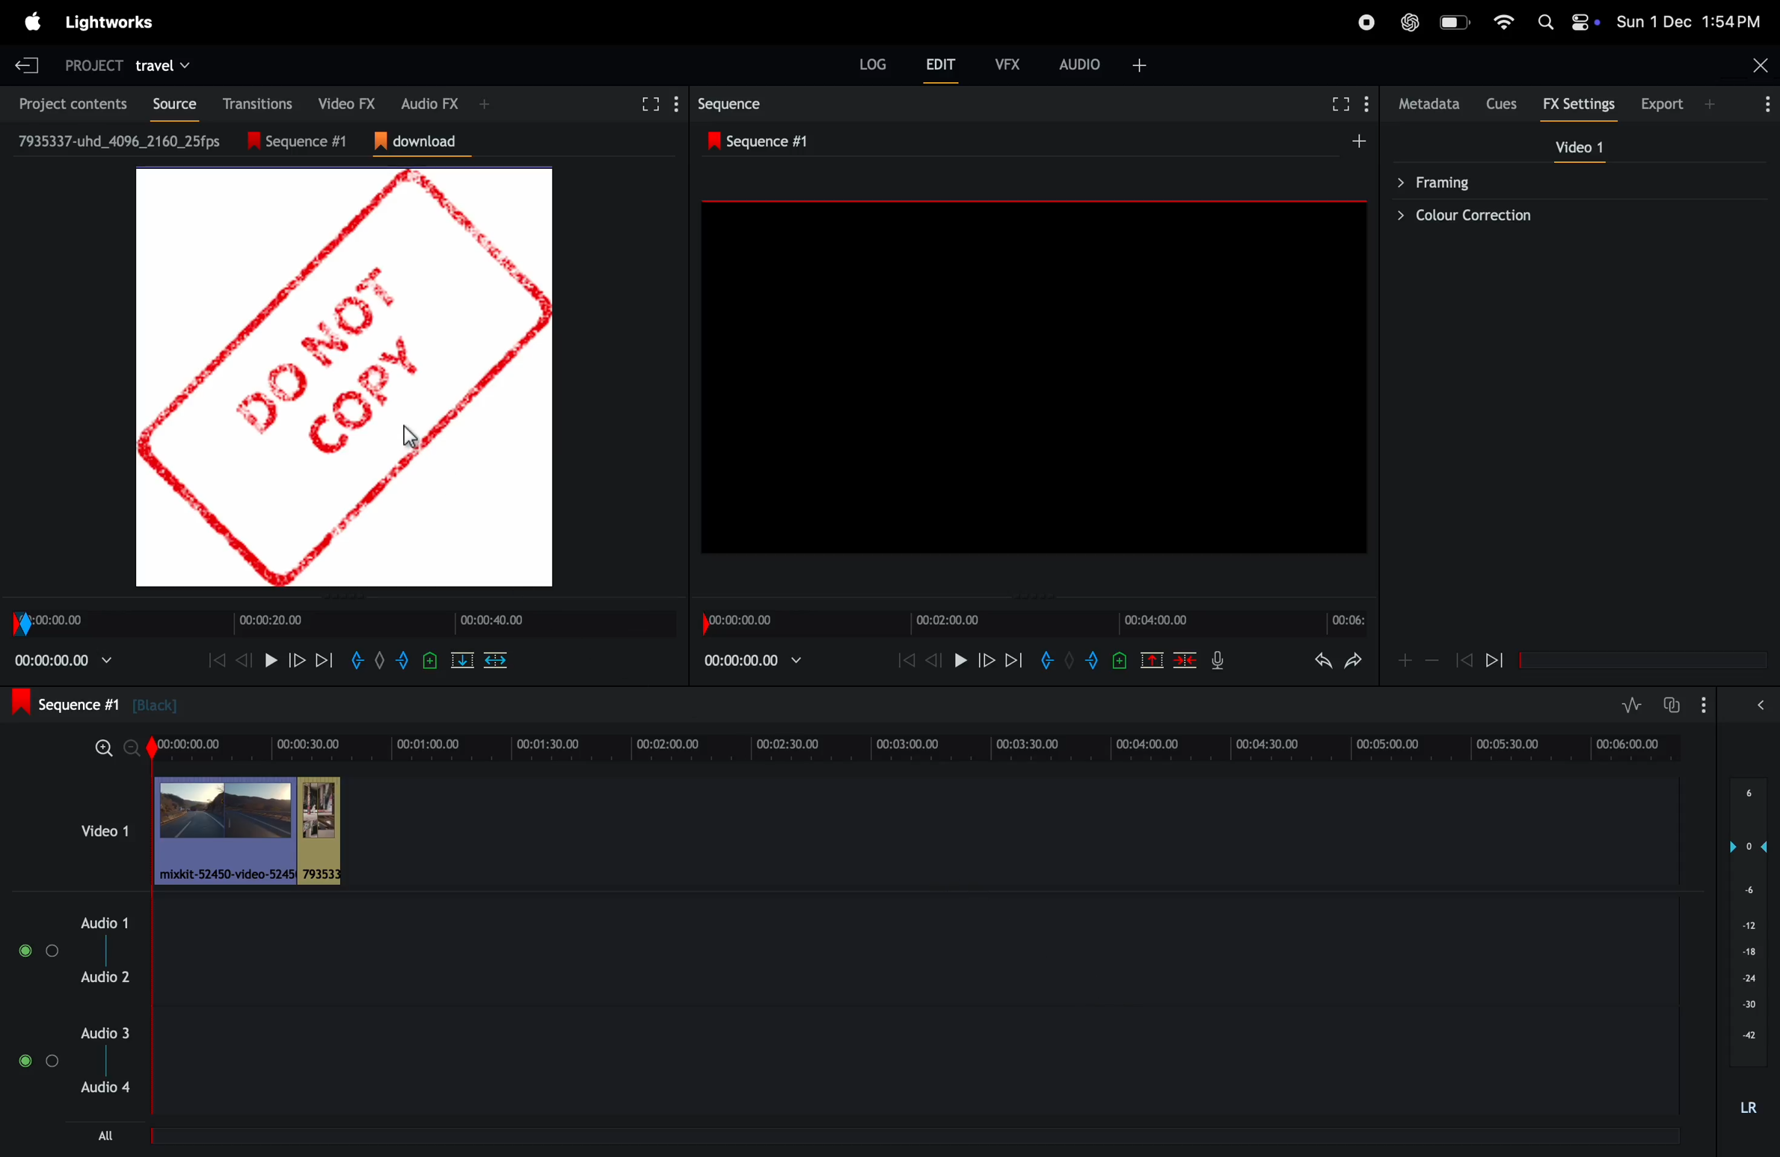 The height and width of the screenshot is (1157, 1780). What do you see at coordinates (1359, 141) in the screenshot?
I see `Add` at bounding box center [1359, 141].